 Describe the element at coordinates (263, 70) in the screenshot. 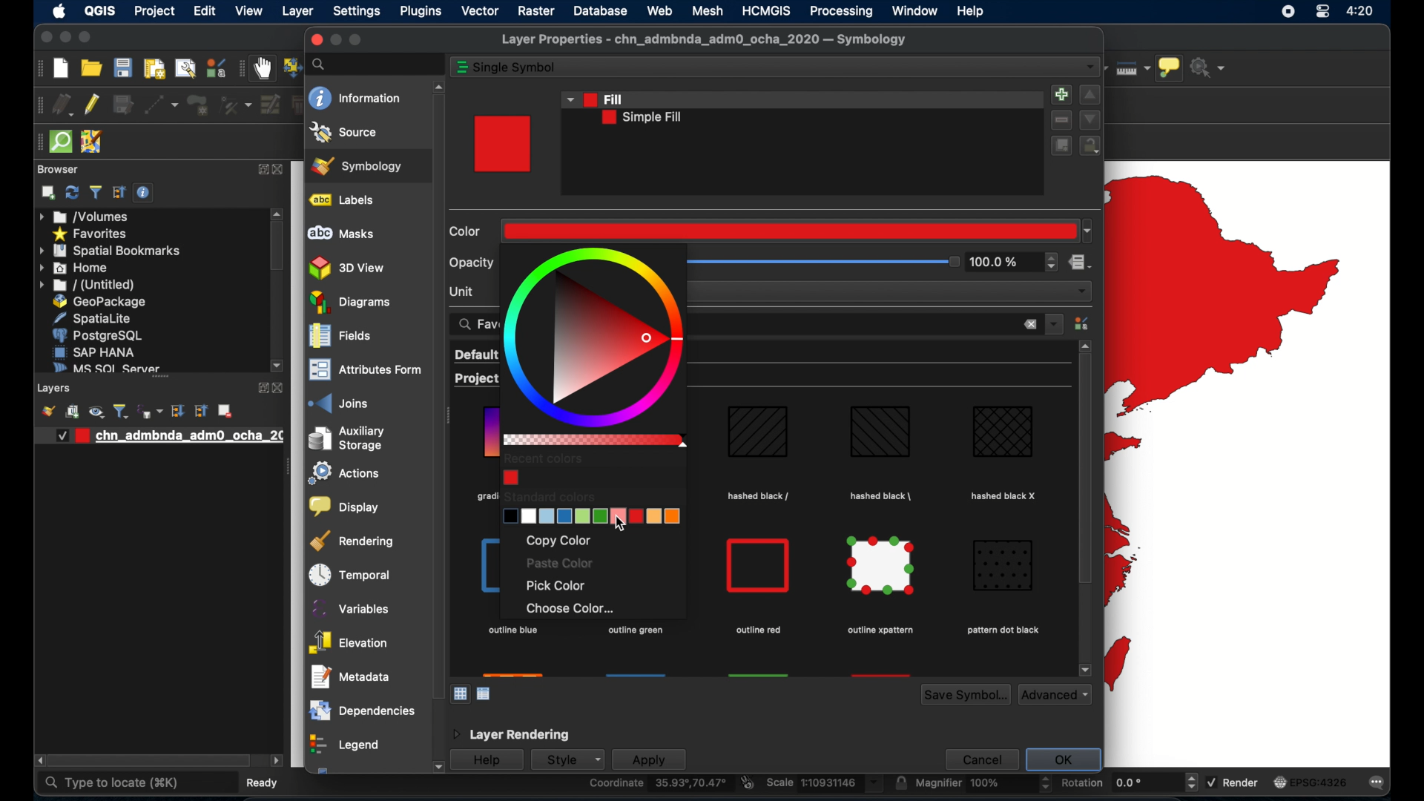

I see `pan map` at that location.